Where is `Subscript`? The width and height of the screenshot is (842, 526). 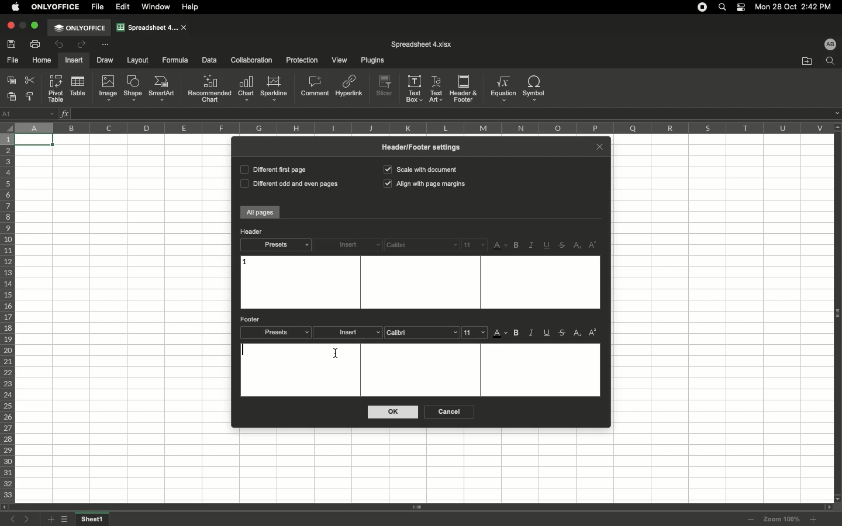 Subscript is located at coordinates (578, 246).